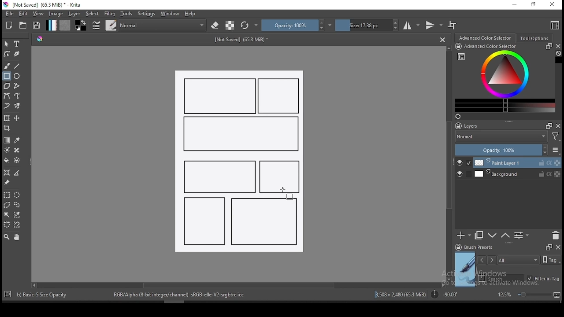 The width and height of the screenshot is (564, 317). Describe the element at coordinates (558, 54) in the screenshot. I see `Clear` at that location.